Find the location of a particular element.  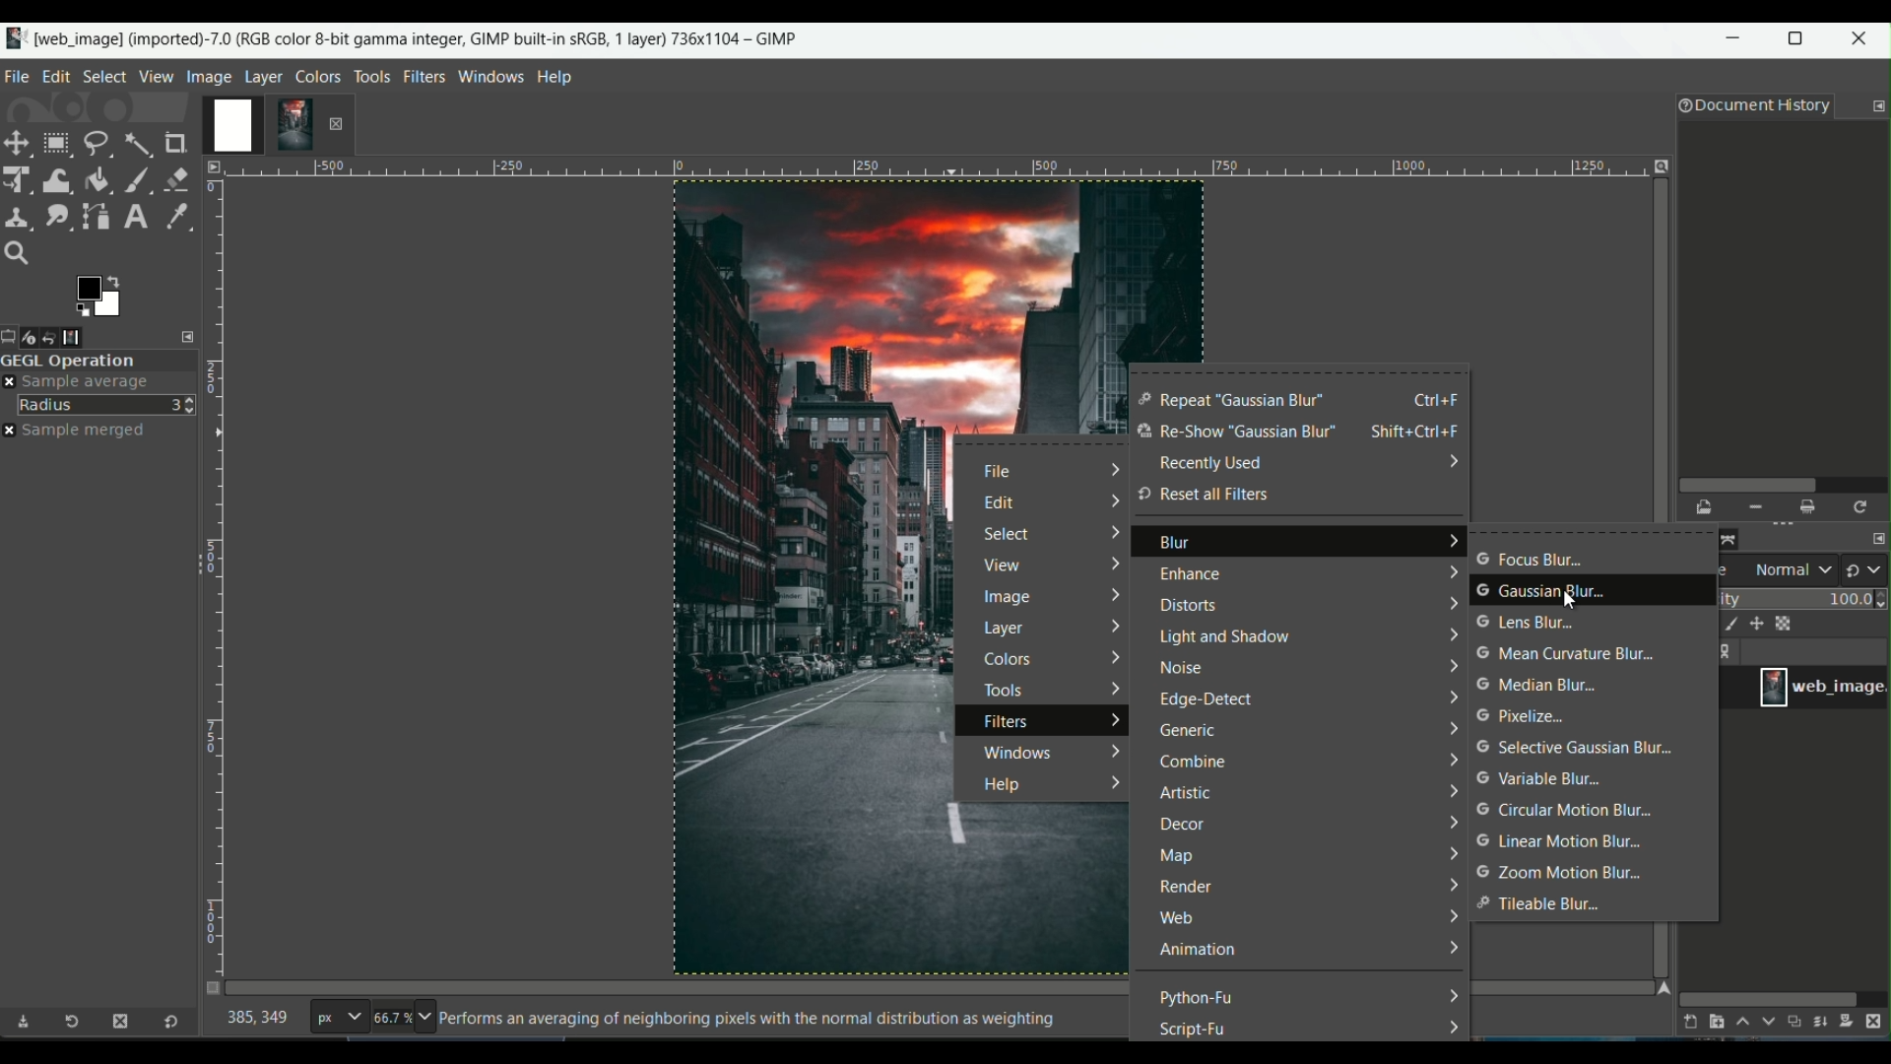

mode is located at coordinates (1779, 571).